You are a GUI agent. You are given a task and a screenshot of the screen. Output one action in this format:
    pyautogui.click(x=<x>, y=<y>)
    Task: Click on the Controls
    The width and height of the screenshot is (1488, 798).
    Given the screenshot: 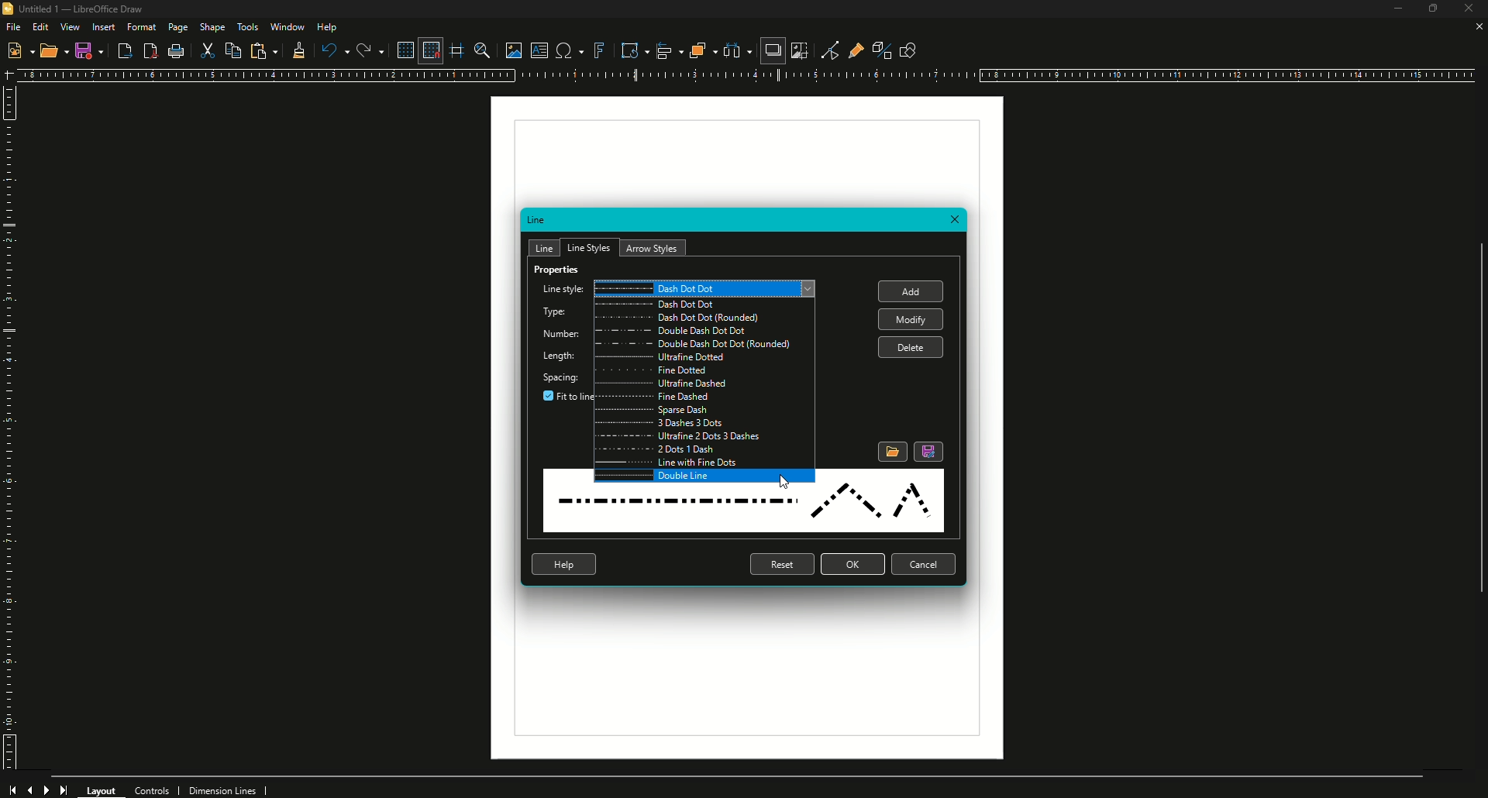 What is the action you would take?
    pyautogui.click(x=157, y=789)
    